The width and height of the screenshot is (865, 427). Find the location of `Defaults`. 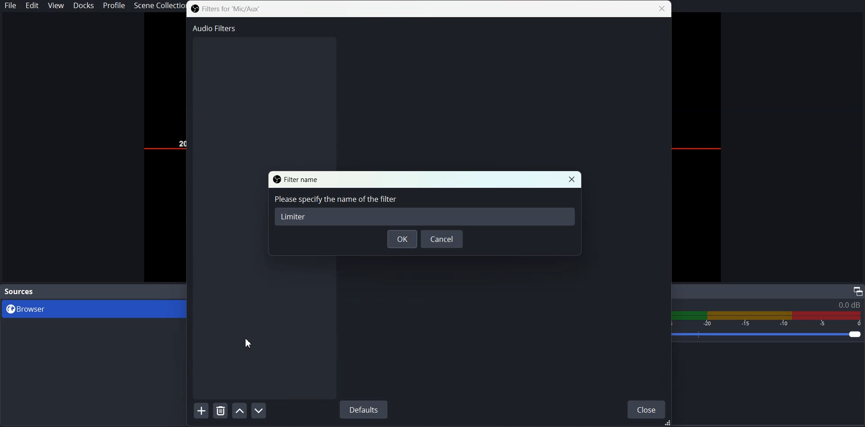

Defaults is located at coordinates (363, 409).